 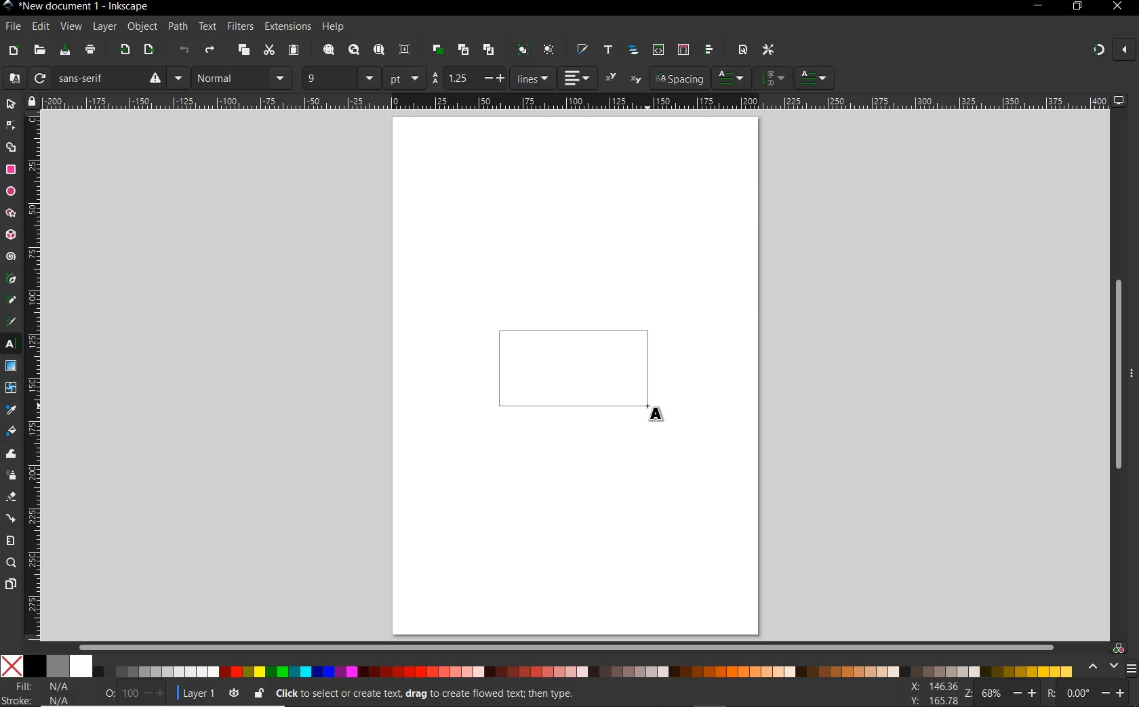 What do you see at coordinates (1115, 691) in the screenshot?
I see `increase/decrease` at bounding box center [1115, 691].